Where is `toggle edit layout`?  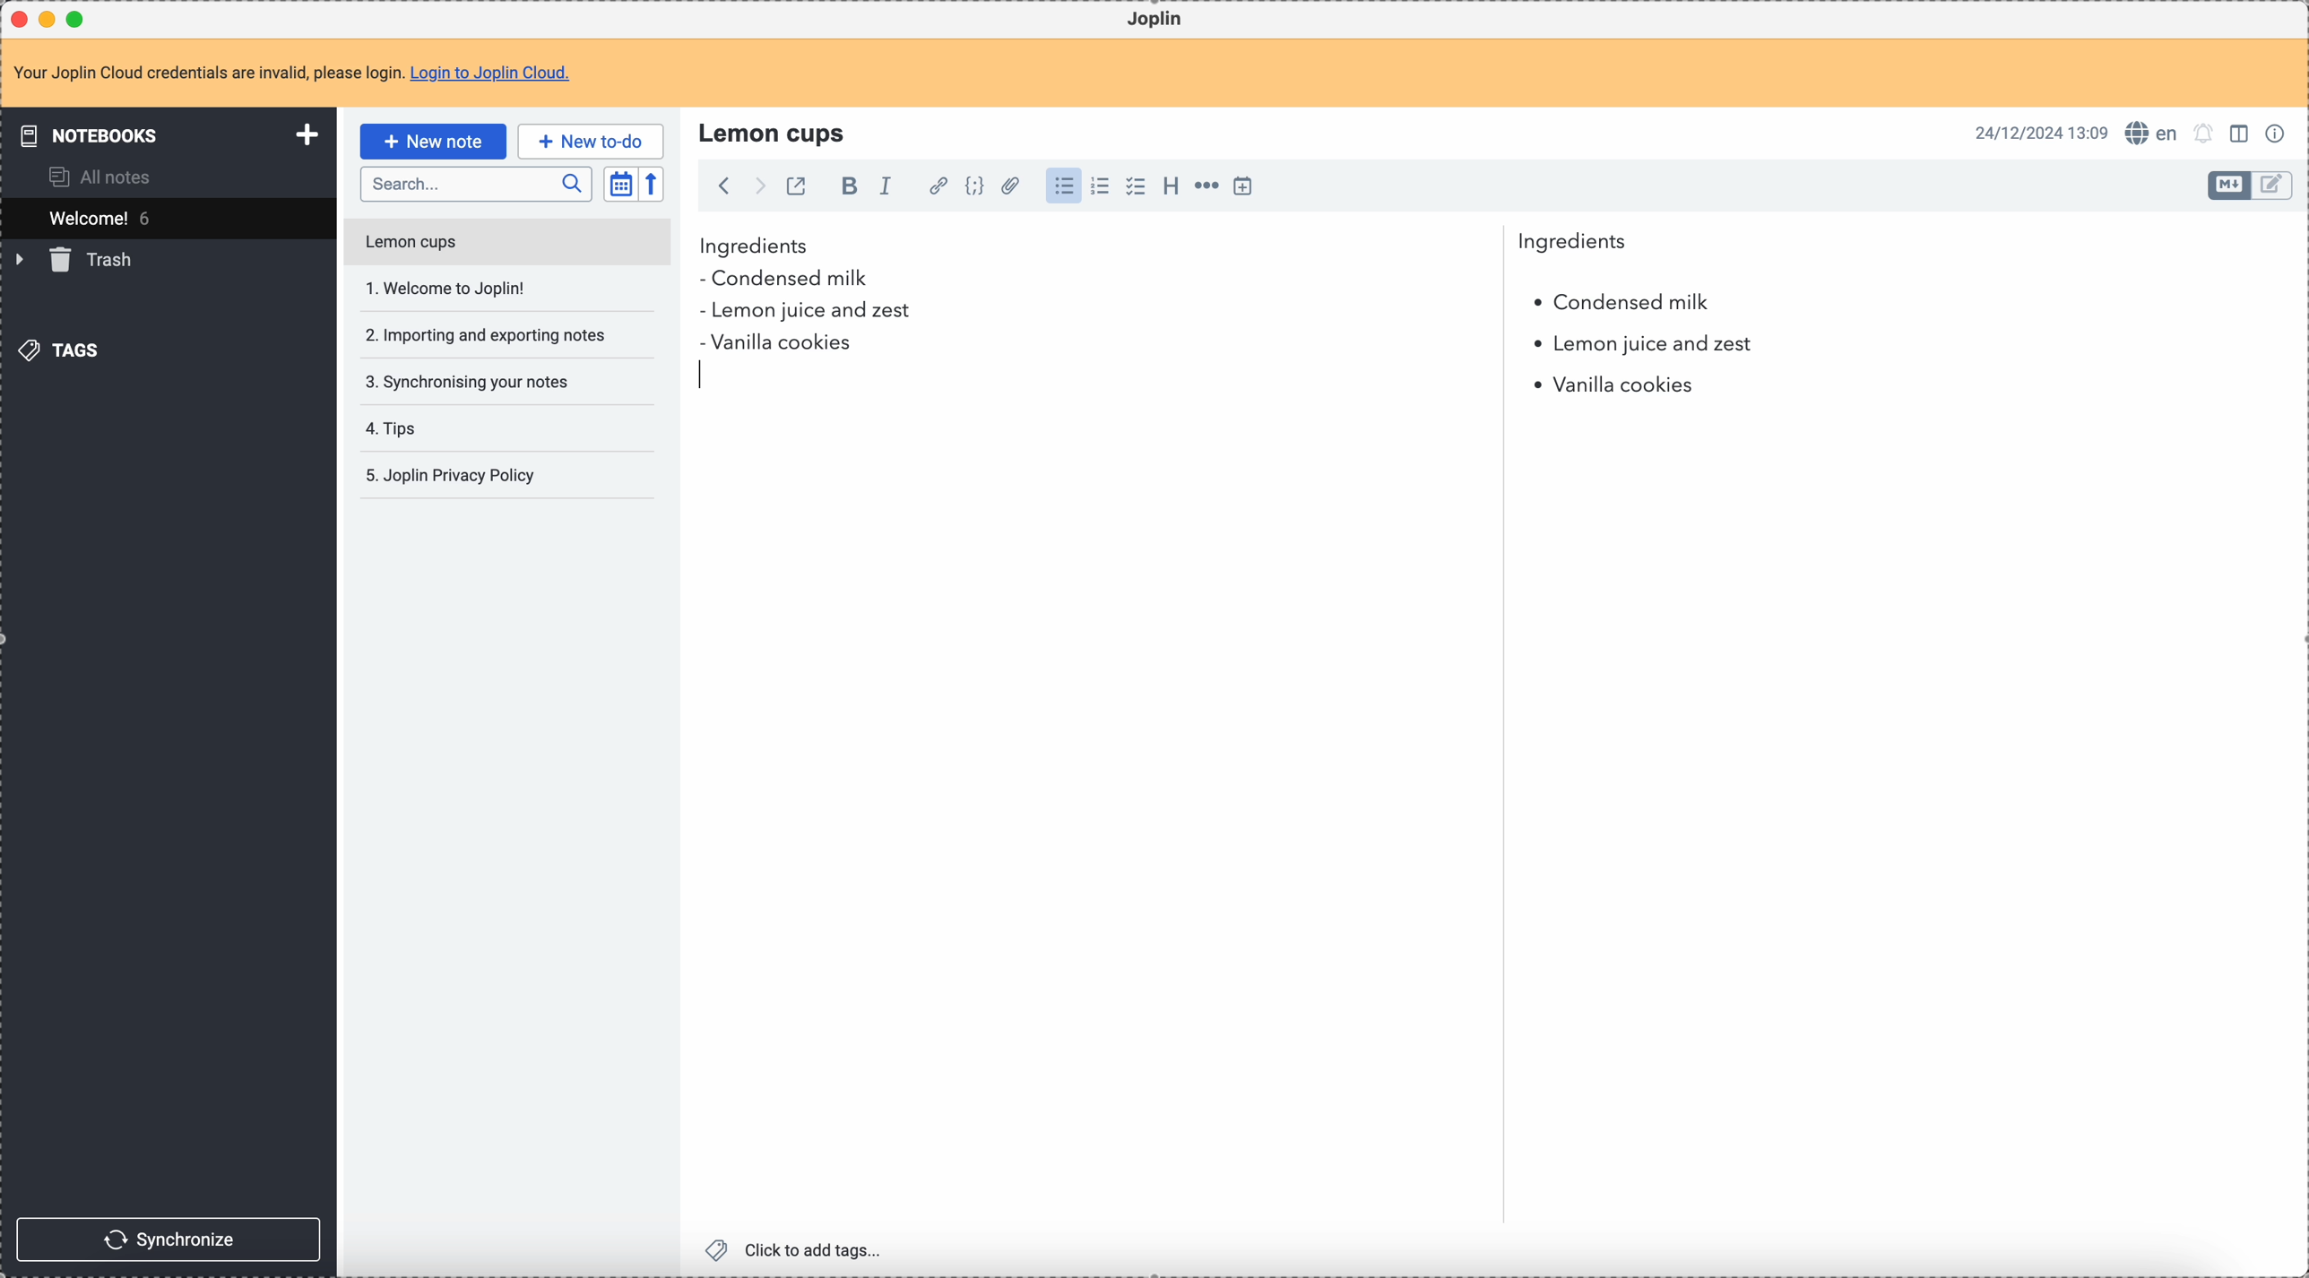
toggle edit layout is located at coordinates (2230, 186).